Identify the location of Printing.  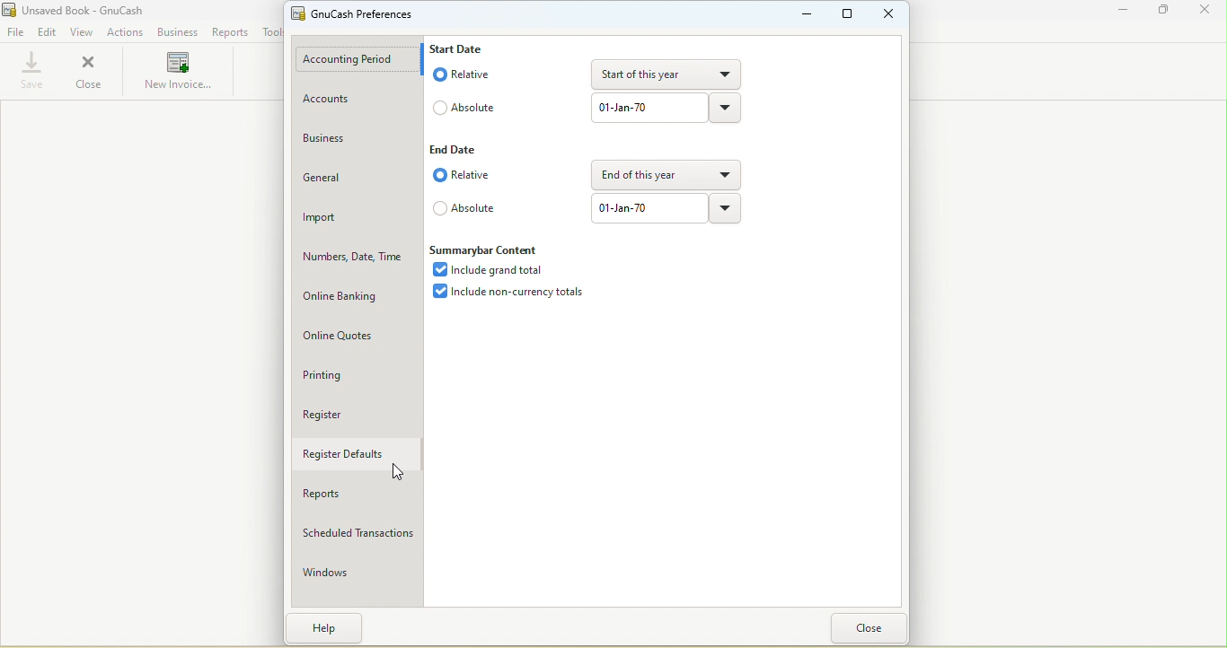
(356, 378).